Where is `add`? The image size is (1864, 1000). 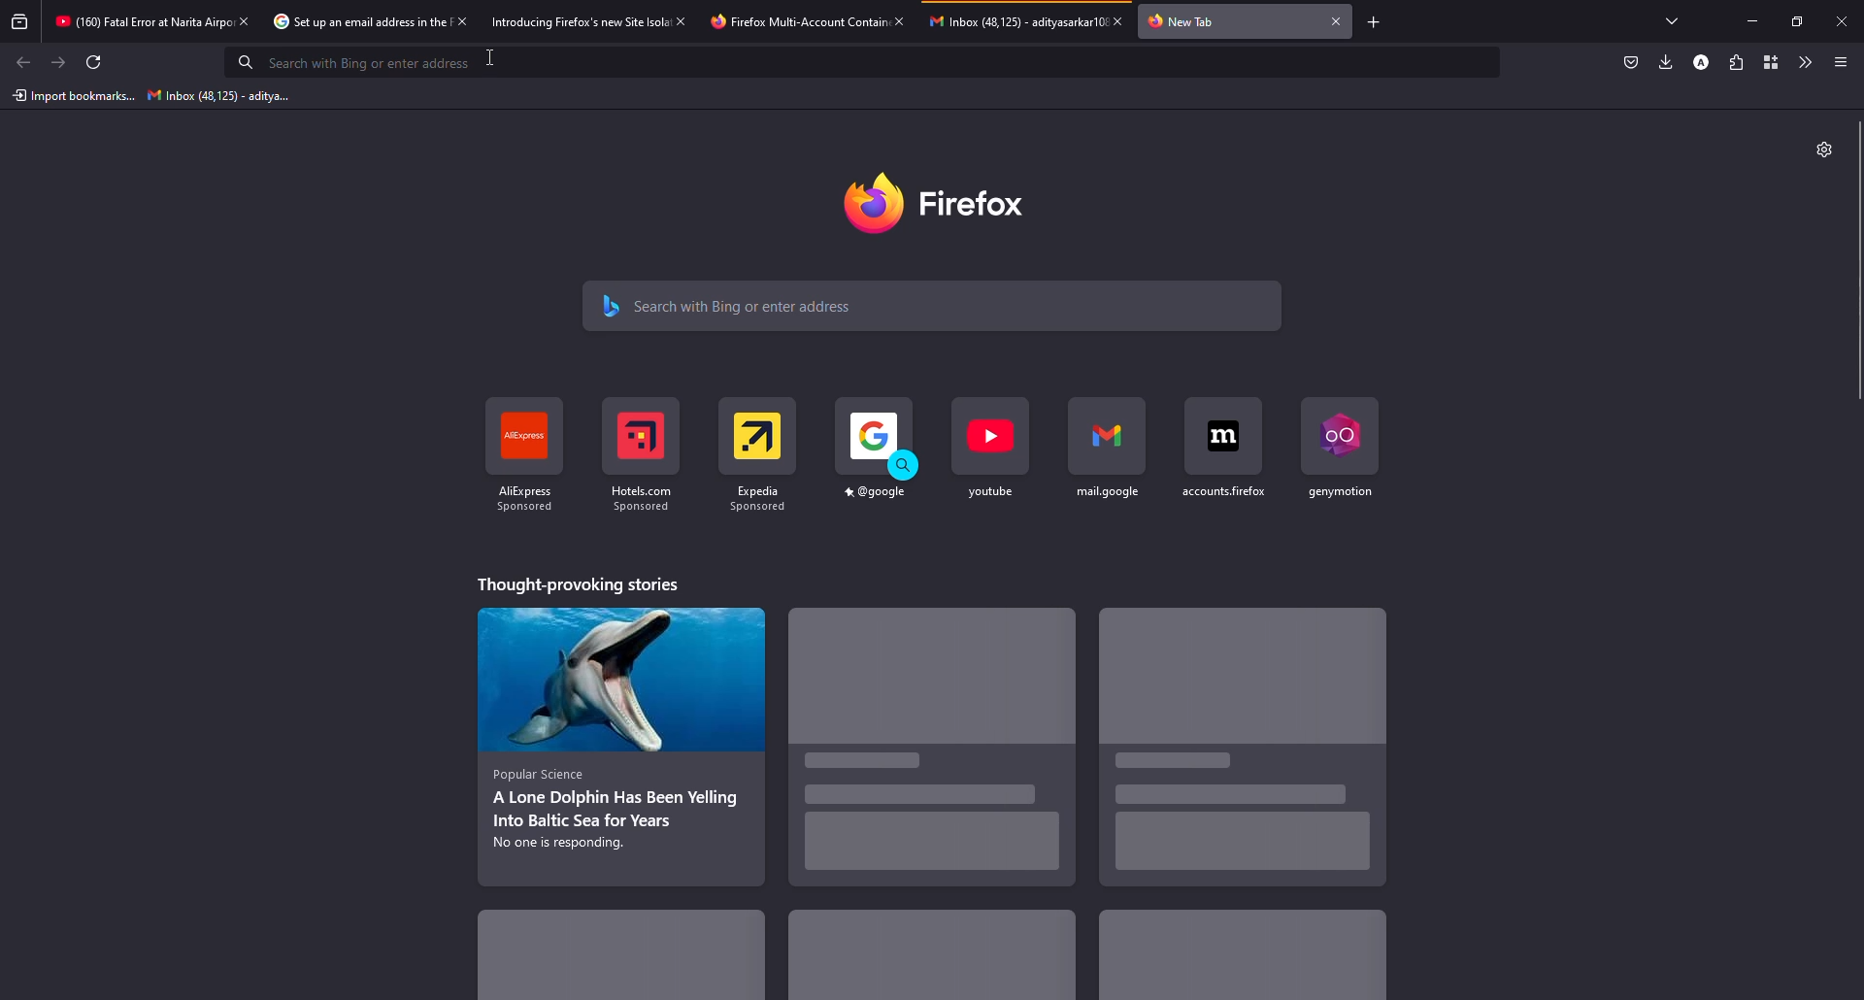
add is located at coordinates (1375, 23).